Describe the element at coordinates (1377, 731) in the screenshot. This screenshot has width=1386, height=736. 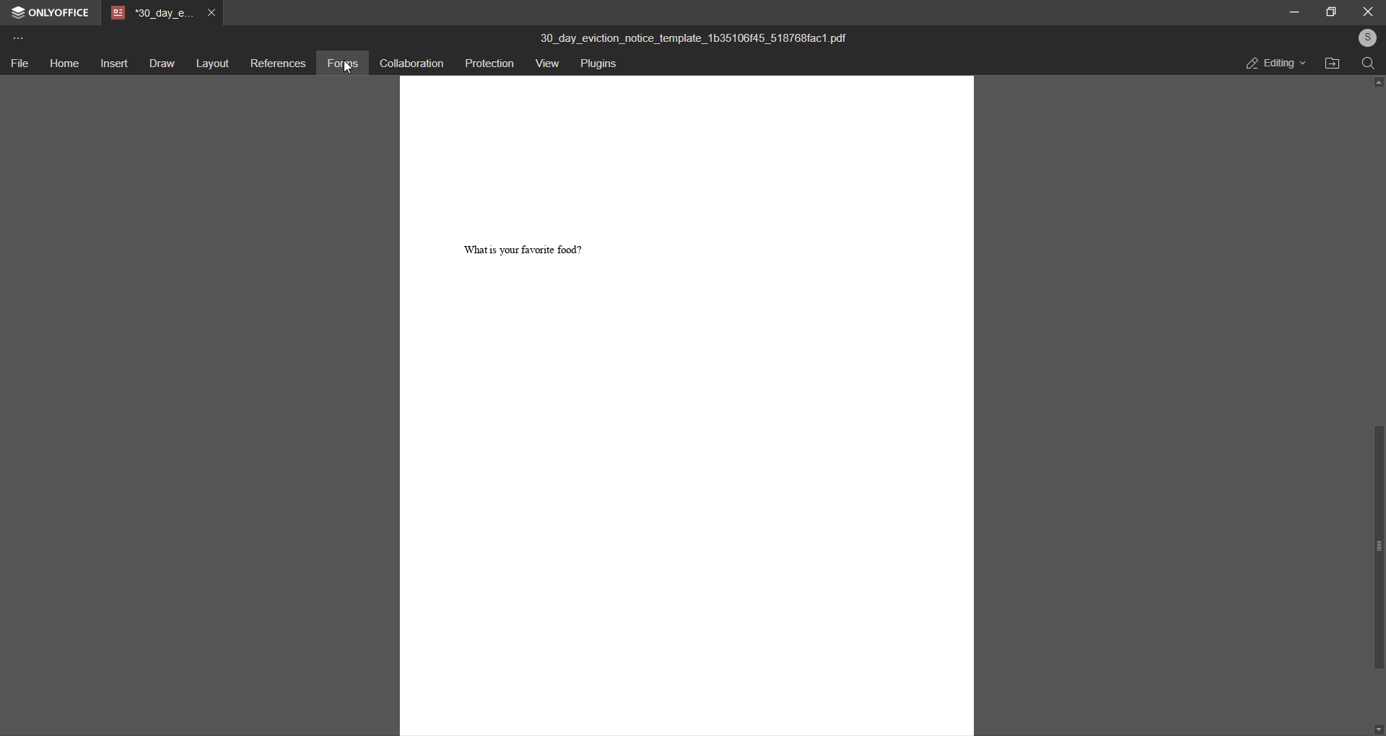
I see `down` at that location.